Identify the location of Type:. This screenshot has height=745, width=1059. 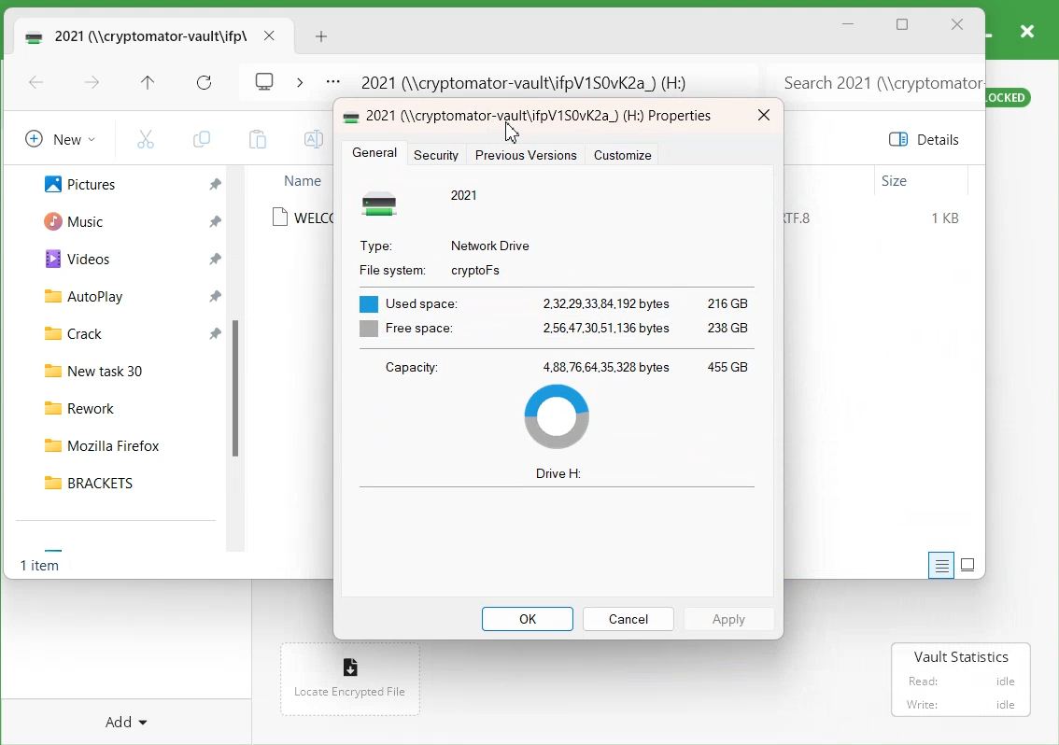
(375, 244).